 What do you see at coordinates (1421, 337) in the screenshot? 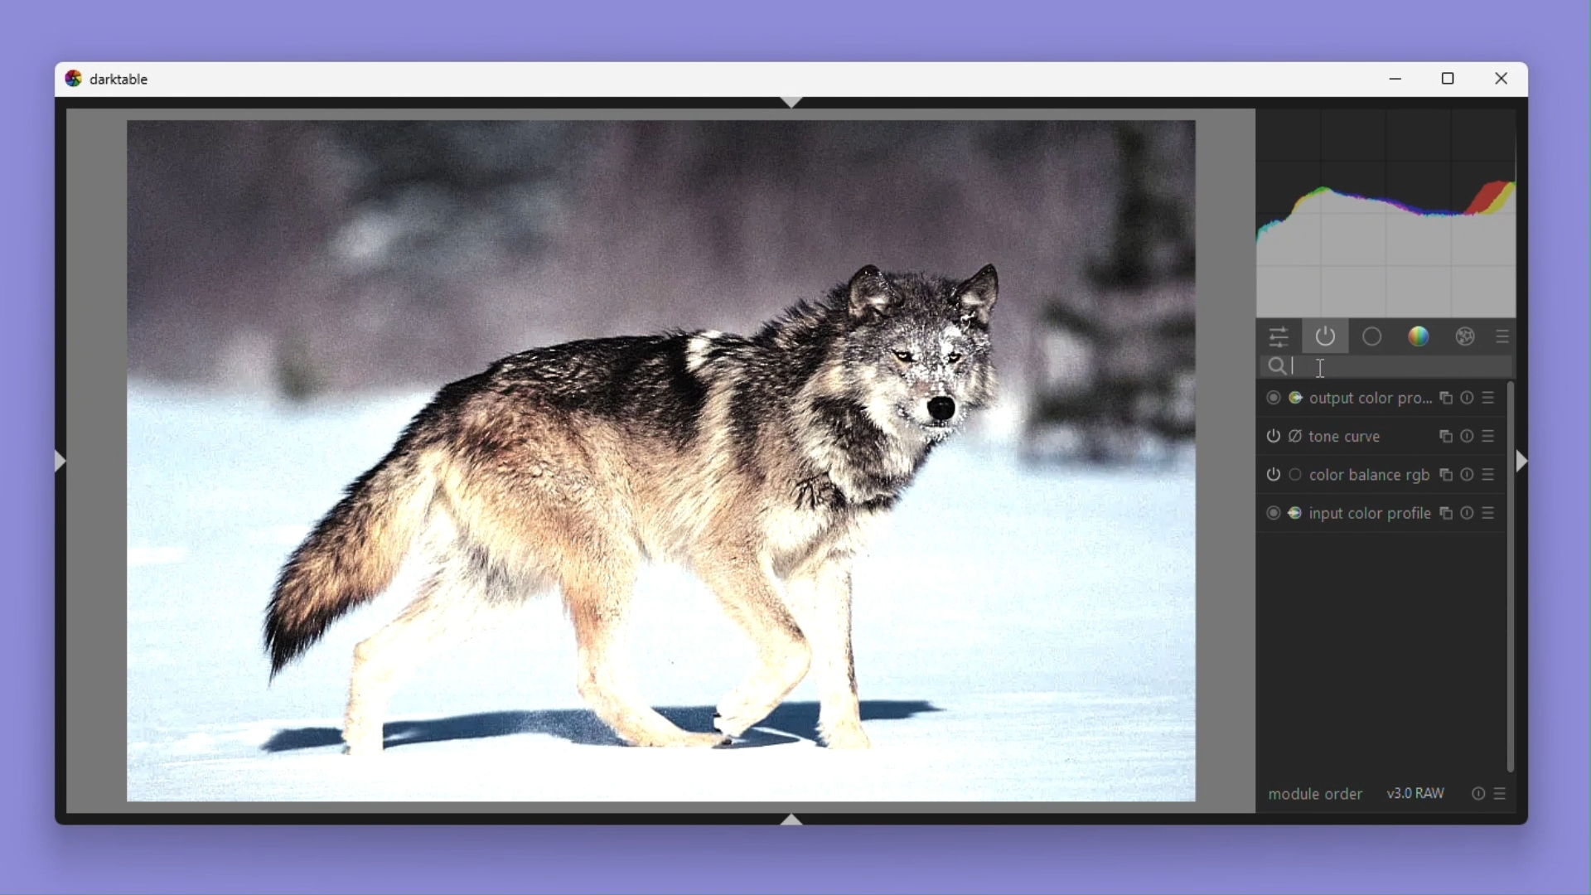
I see `Colour ` at bounding box center [1421, 337].